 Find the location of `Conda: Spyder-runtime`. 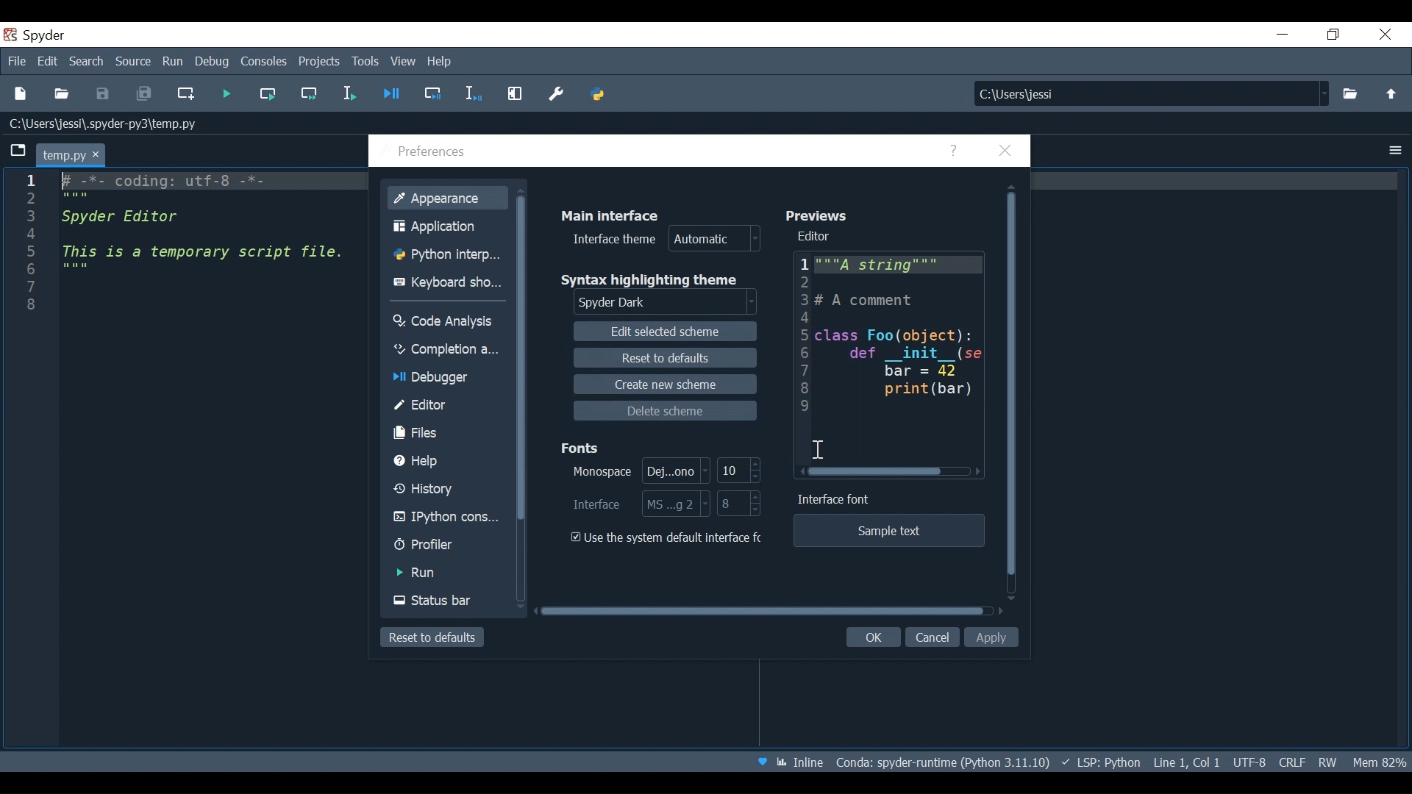

Conda: Spyder-runtime is located at coordinates (941, 762).